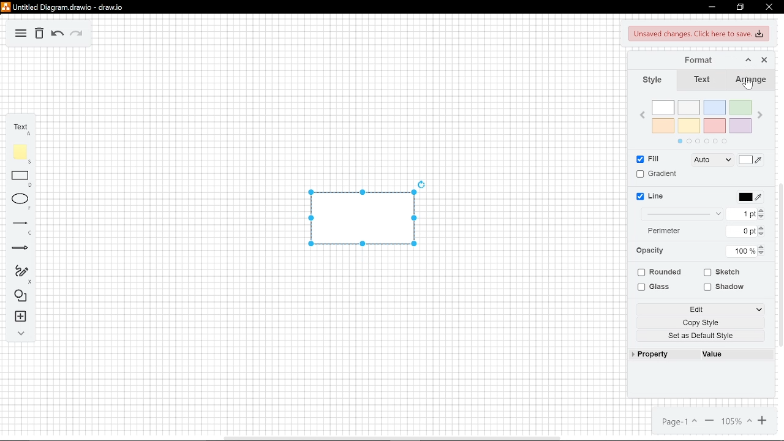  Describe the element at coordinates (22, 228) in the screenshot. I see `lines` at that location.